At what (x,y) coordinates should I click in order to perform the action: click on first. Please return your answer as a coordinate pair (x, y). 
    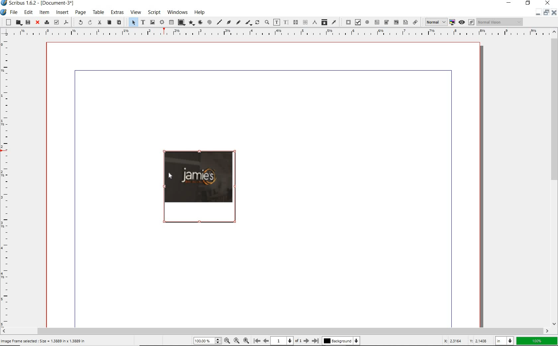
    Looking at the image, I should click on (257, 341).